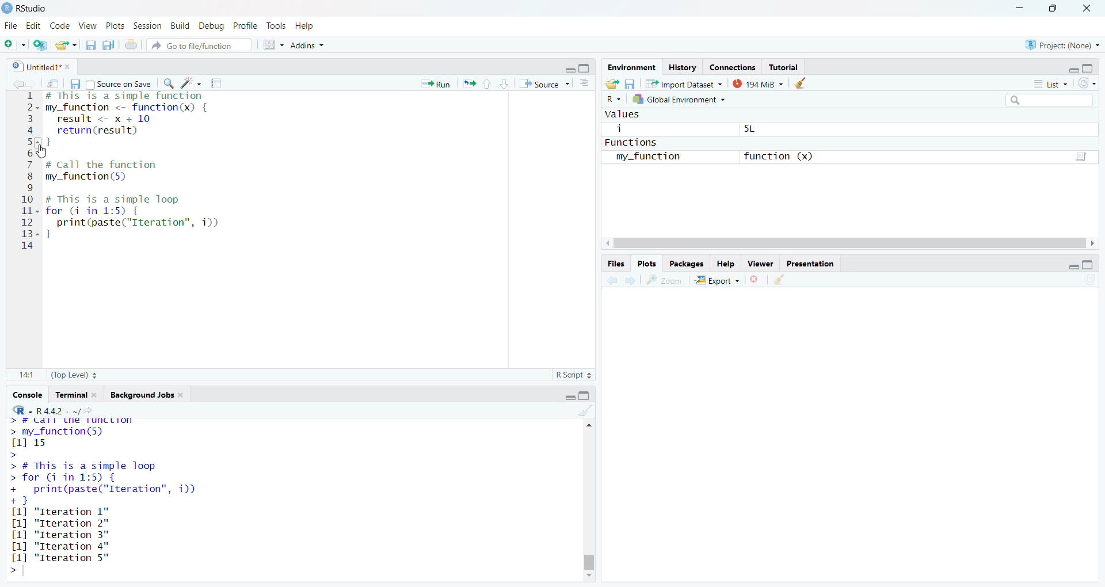  What do you see at coordinates (575, 375) in the screenshot?
I see `R Script` at bounding box center [575, 375].